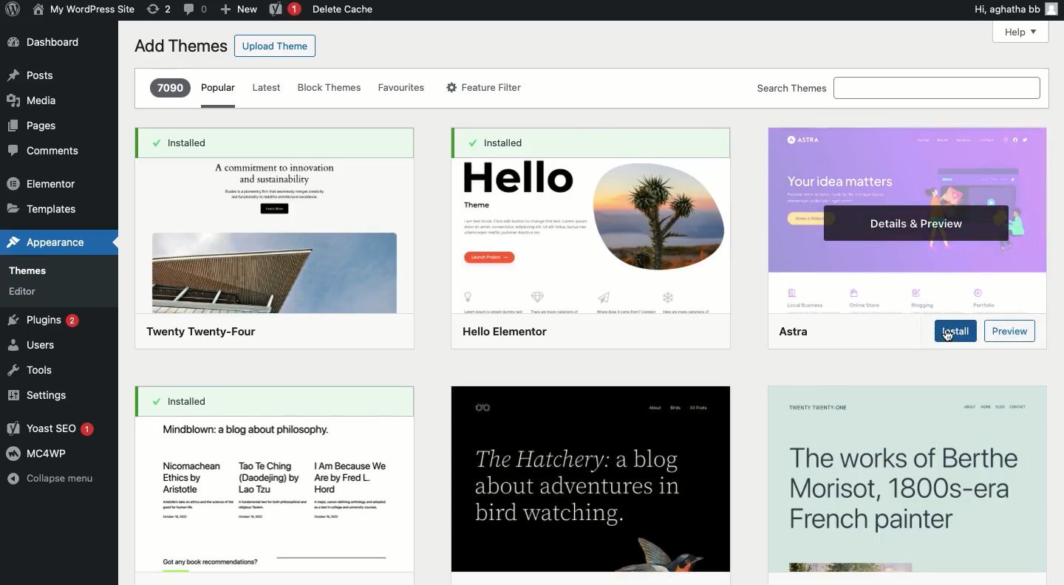 This screenshot has width=1064, height=585. What do you see at coordinates (486, 87) in the screenshot?
I see `Feature filter` at bounding box center [486, 87].